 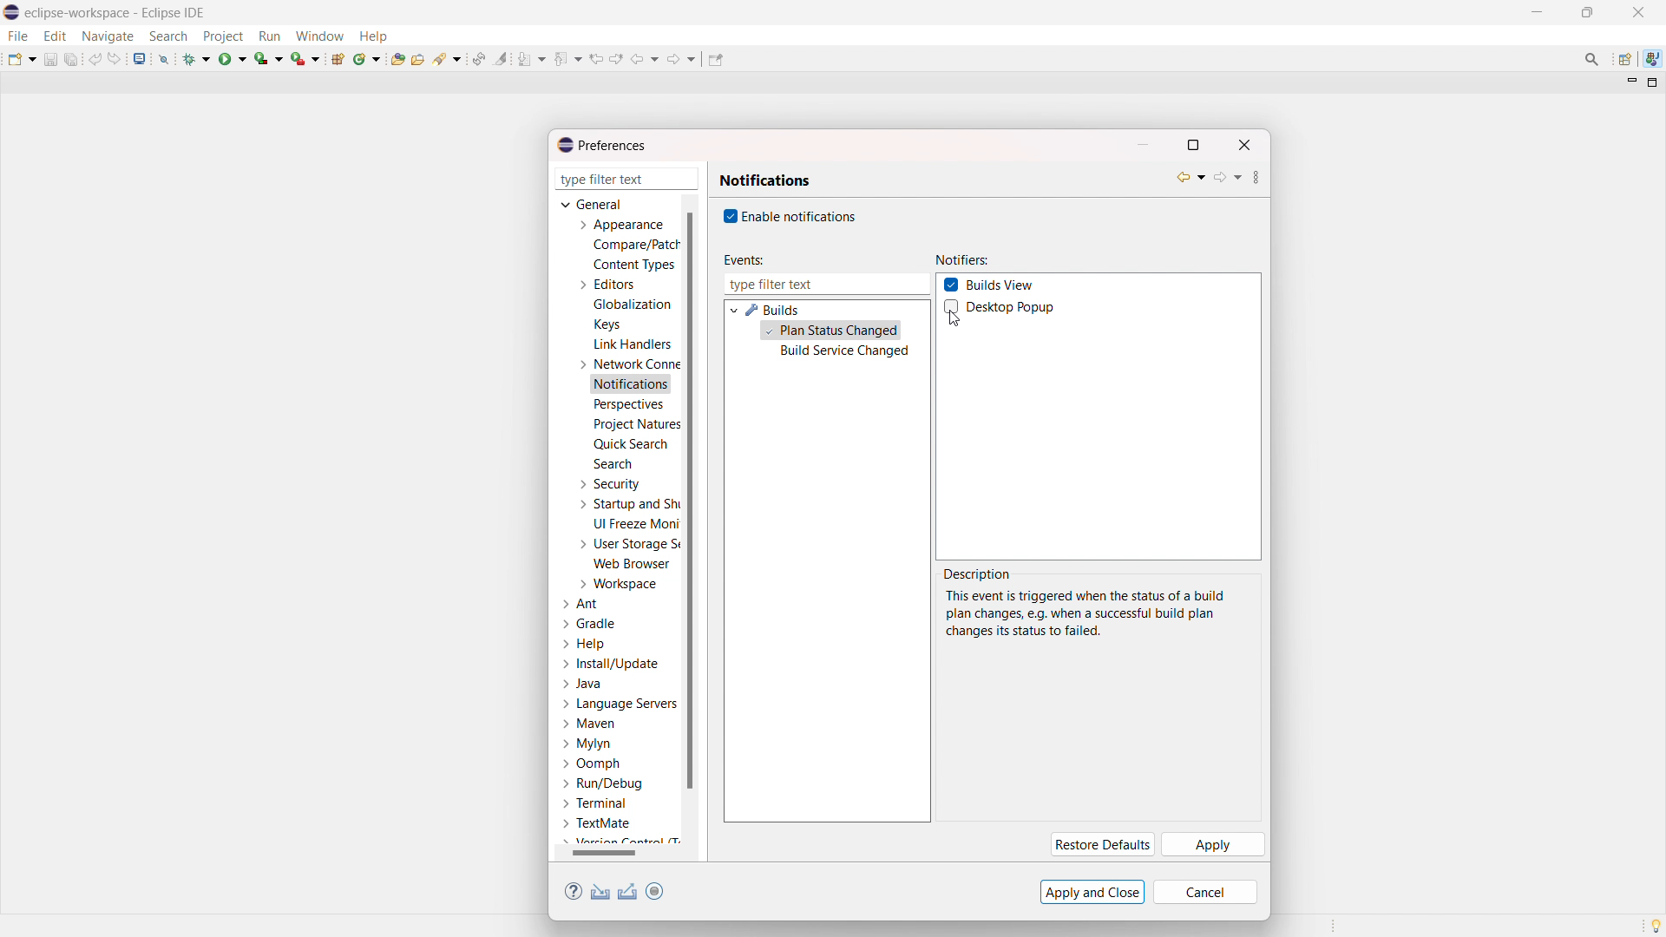 What do you see at coordinates (1190, 177) in the screenshot?
I see `back` at bounding box center [1190, 177].